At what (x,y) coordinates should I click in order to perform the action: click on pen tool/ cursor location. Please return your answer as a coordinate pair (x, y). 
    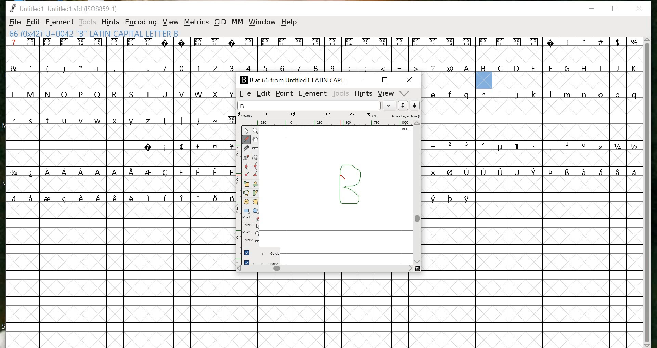
    Looking at the image, I should click on (343, 176).